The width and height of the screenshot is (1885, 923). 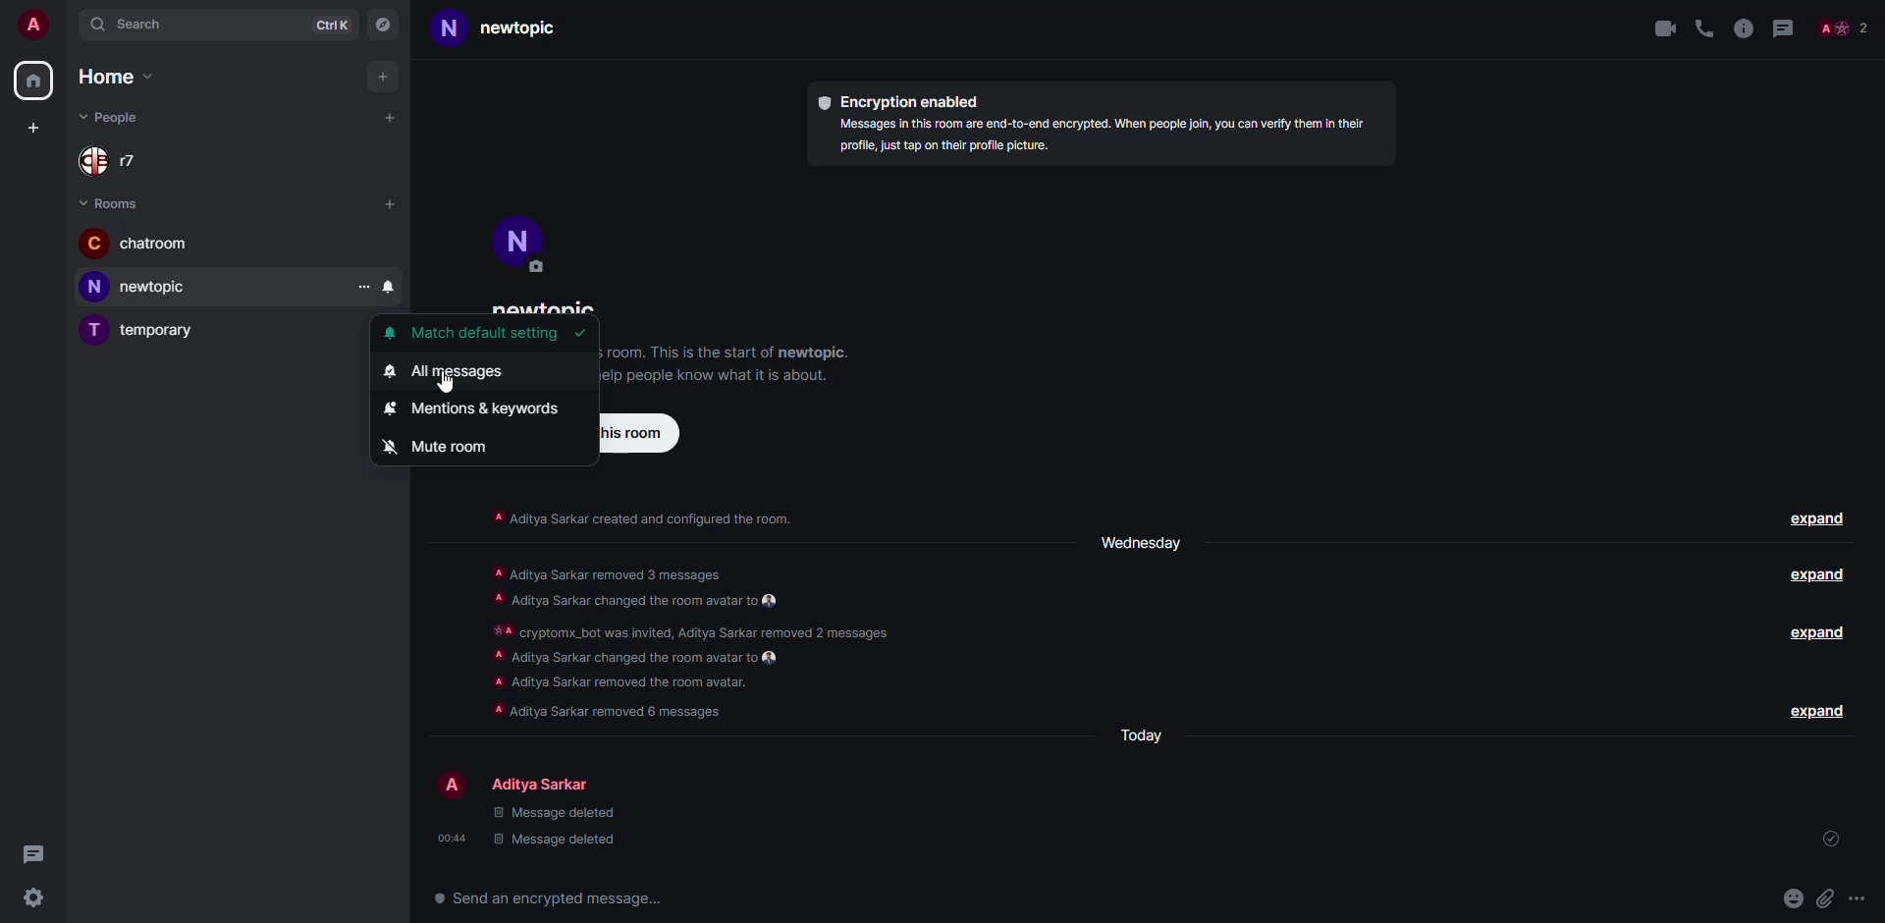 What do you see at coordinates (905, 103) in the screenshot?
I see `encryption enabled` at bounding box center [905, 103].